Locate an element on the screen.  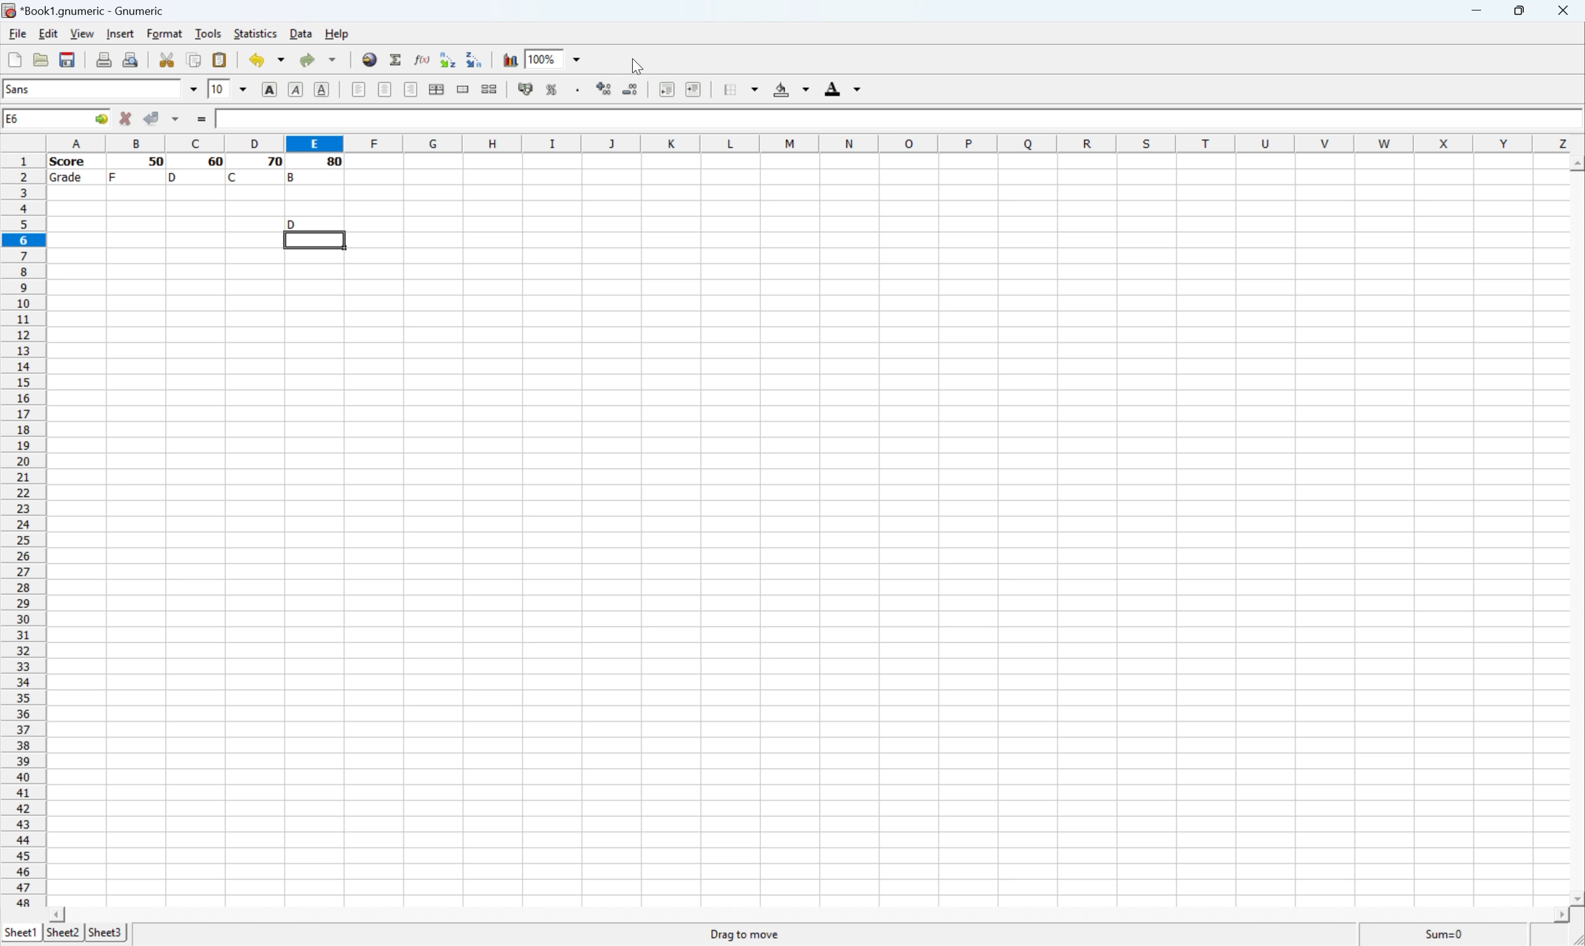
Statistics is located at coordinates (256, 32).